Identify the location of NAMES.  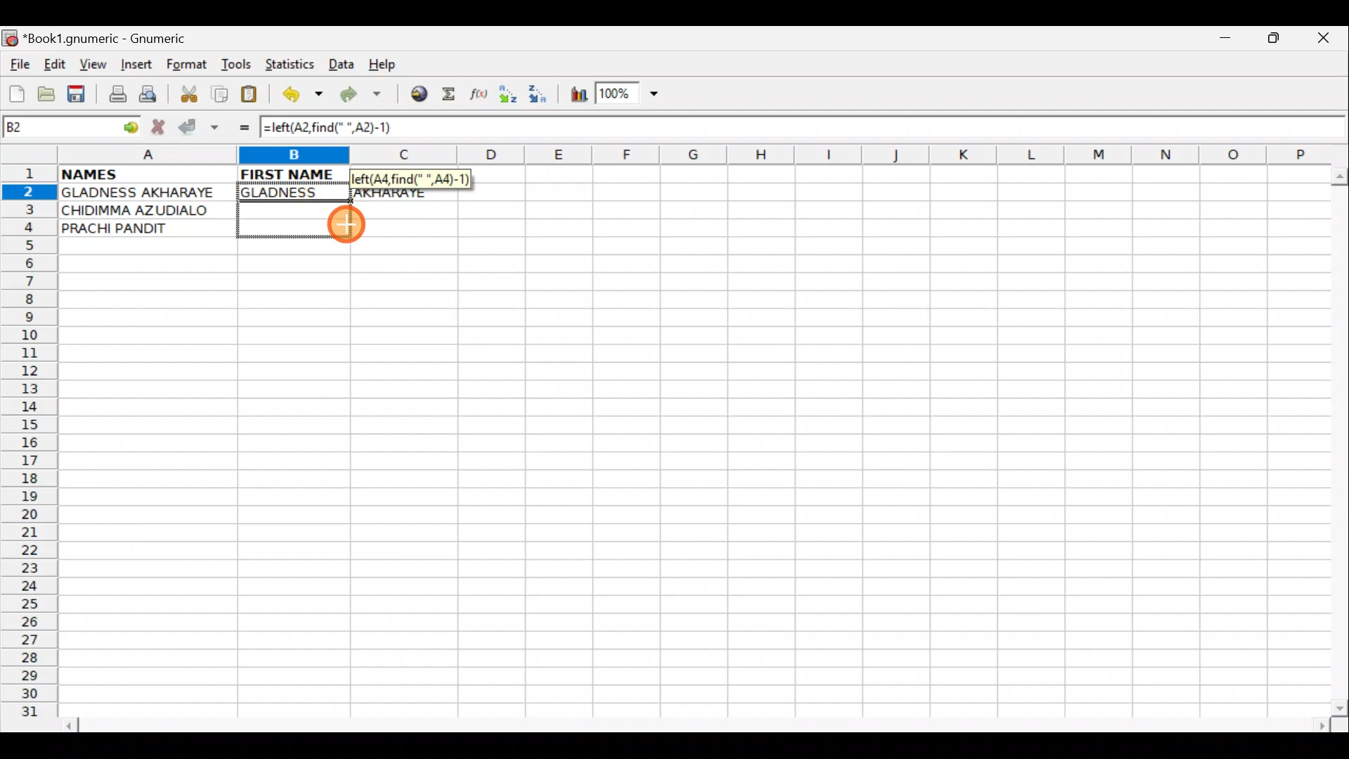
(131, 173).